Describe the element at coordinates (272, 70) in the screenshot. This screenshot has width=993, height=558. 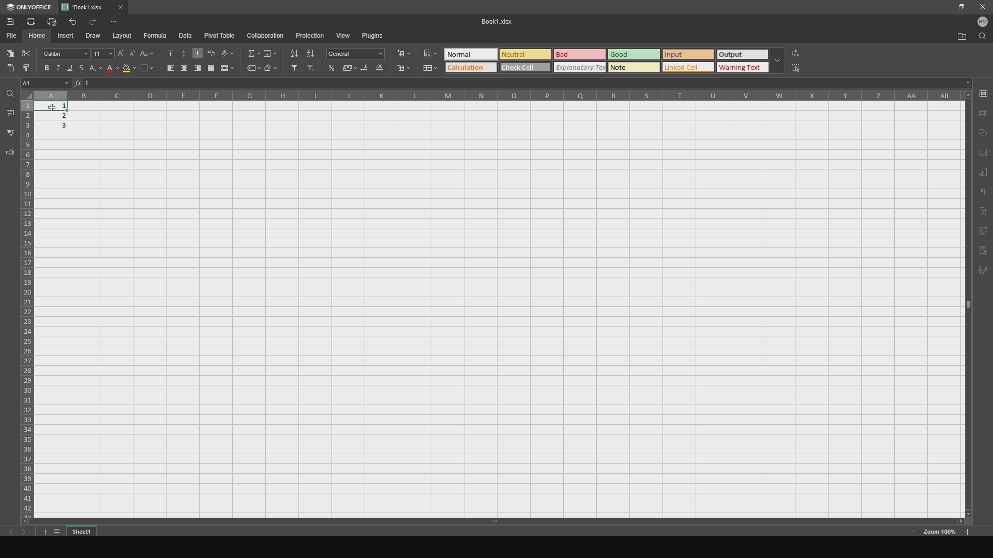
I see `clear` at that location.